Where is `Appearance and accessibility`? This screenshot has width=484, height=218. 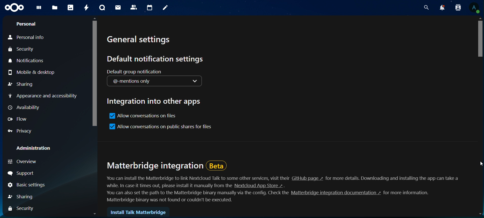 Appearance and accessibility is located at coordinates (47, 96).